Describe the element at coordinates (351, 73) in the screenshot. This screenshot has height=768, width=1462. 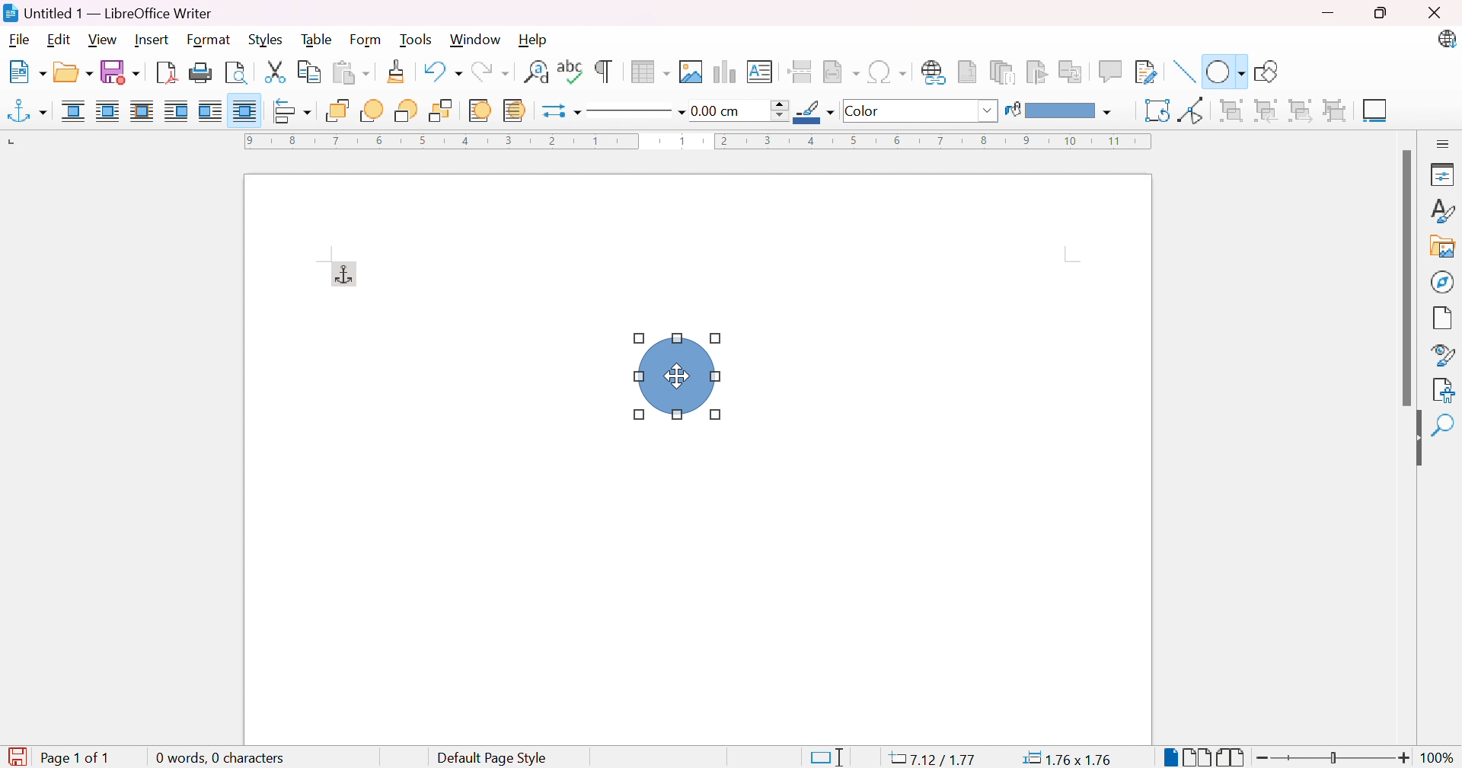
I see `Paste` at that location.